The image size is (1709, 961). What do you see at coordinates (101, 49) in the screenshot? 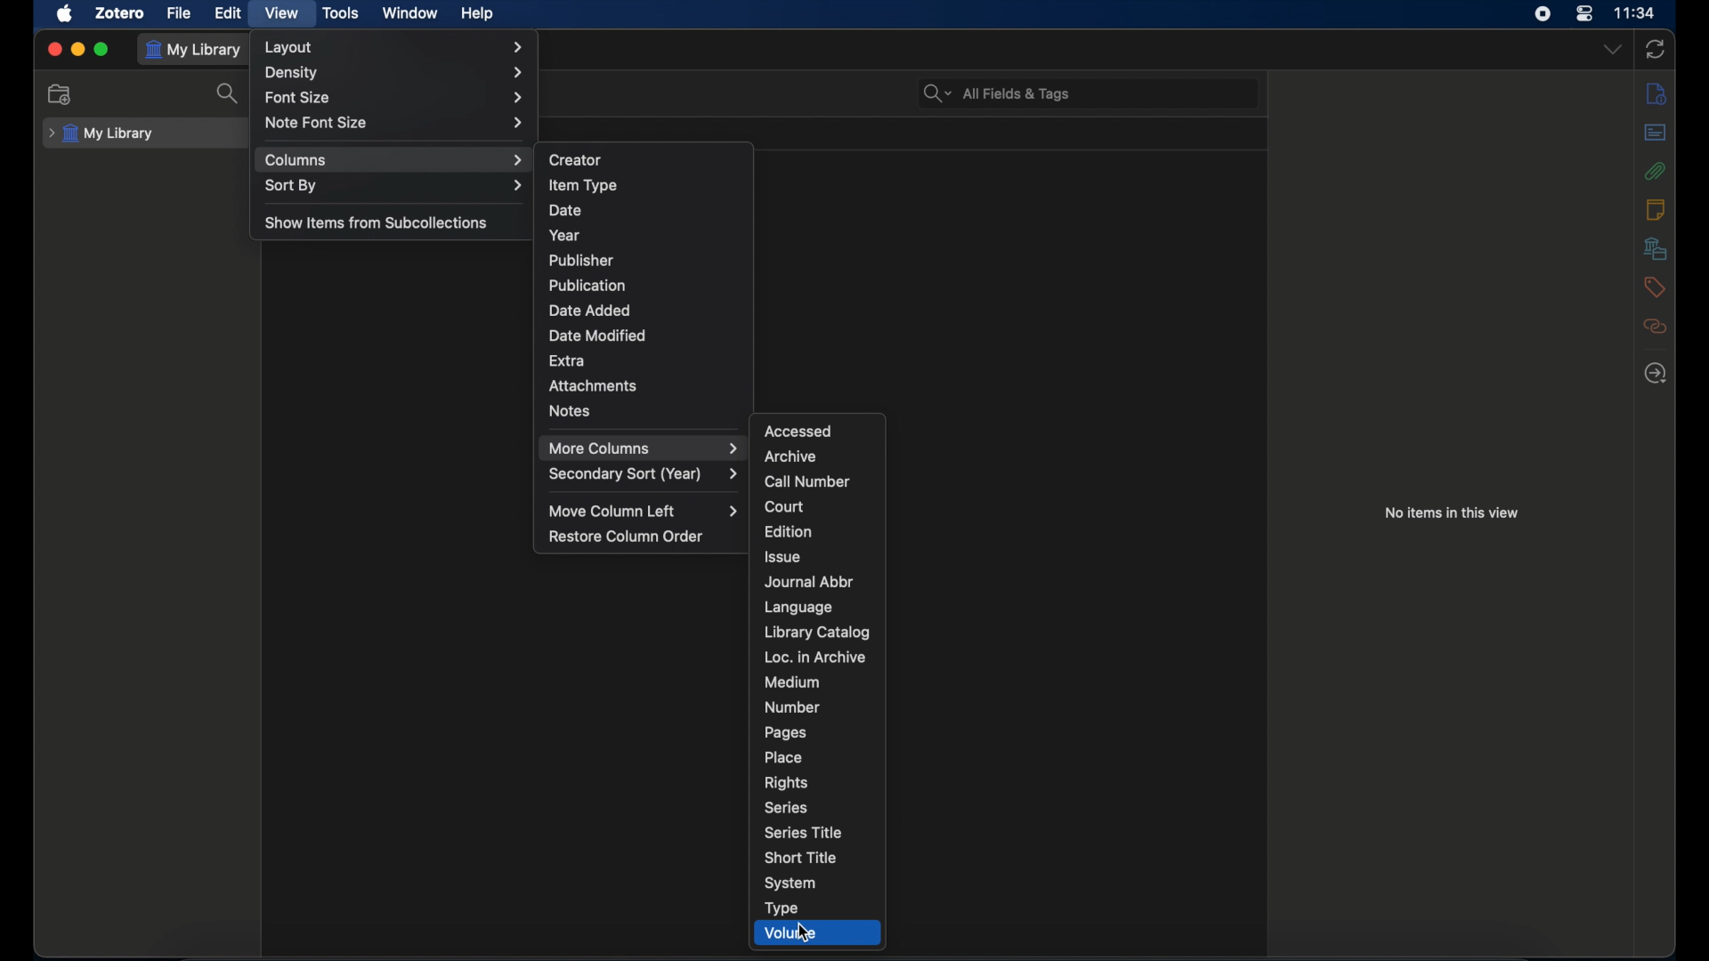
I see `maximize` at bounding box center [101, 49].